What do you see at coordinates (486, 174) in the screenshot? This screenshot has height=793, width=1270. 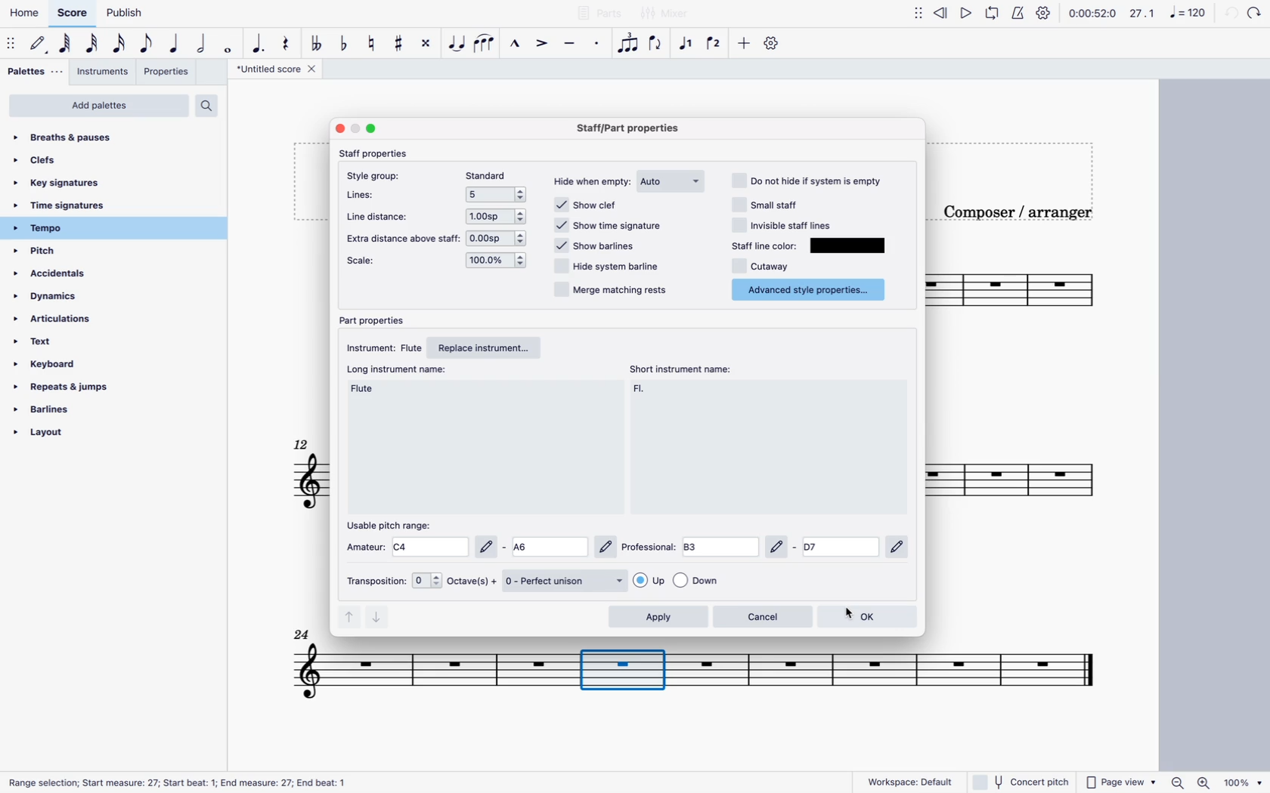 I see `standard` at bounding box center [486, 174].